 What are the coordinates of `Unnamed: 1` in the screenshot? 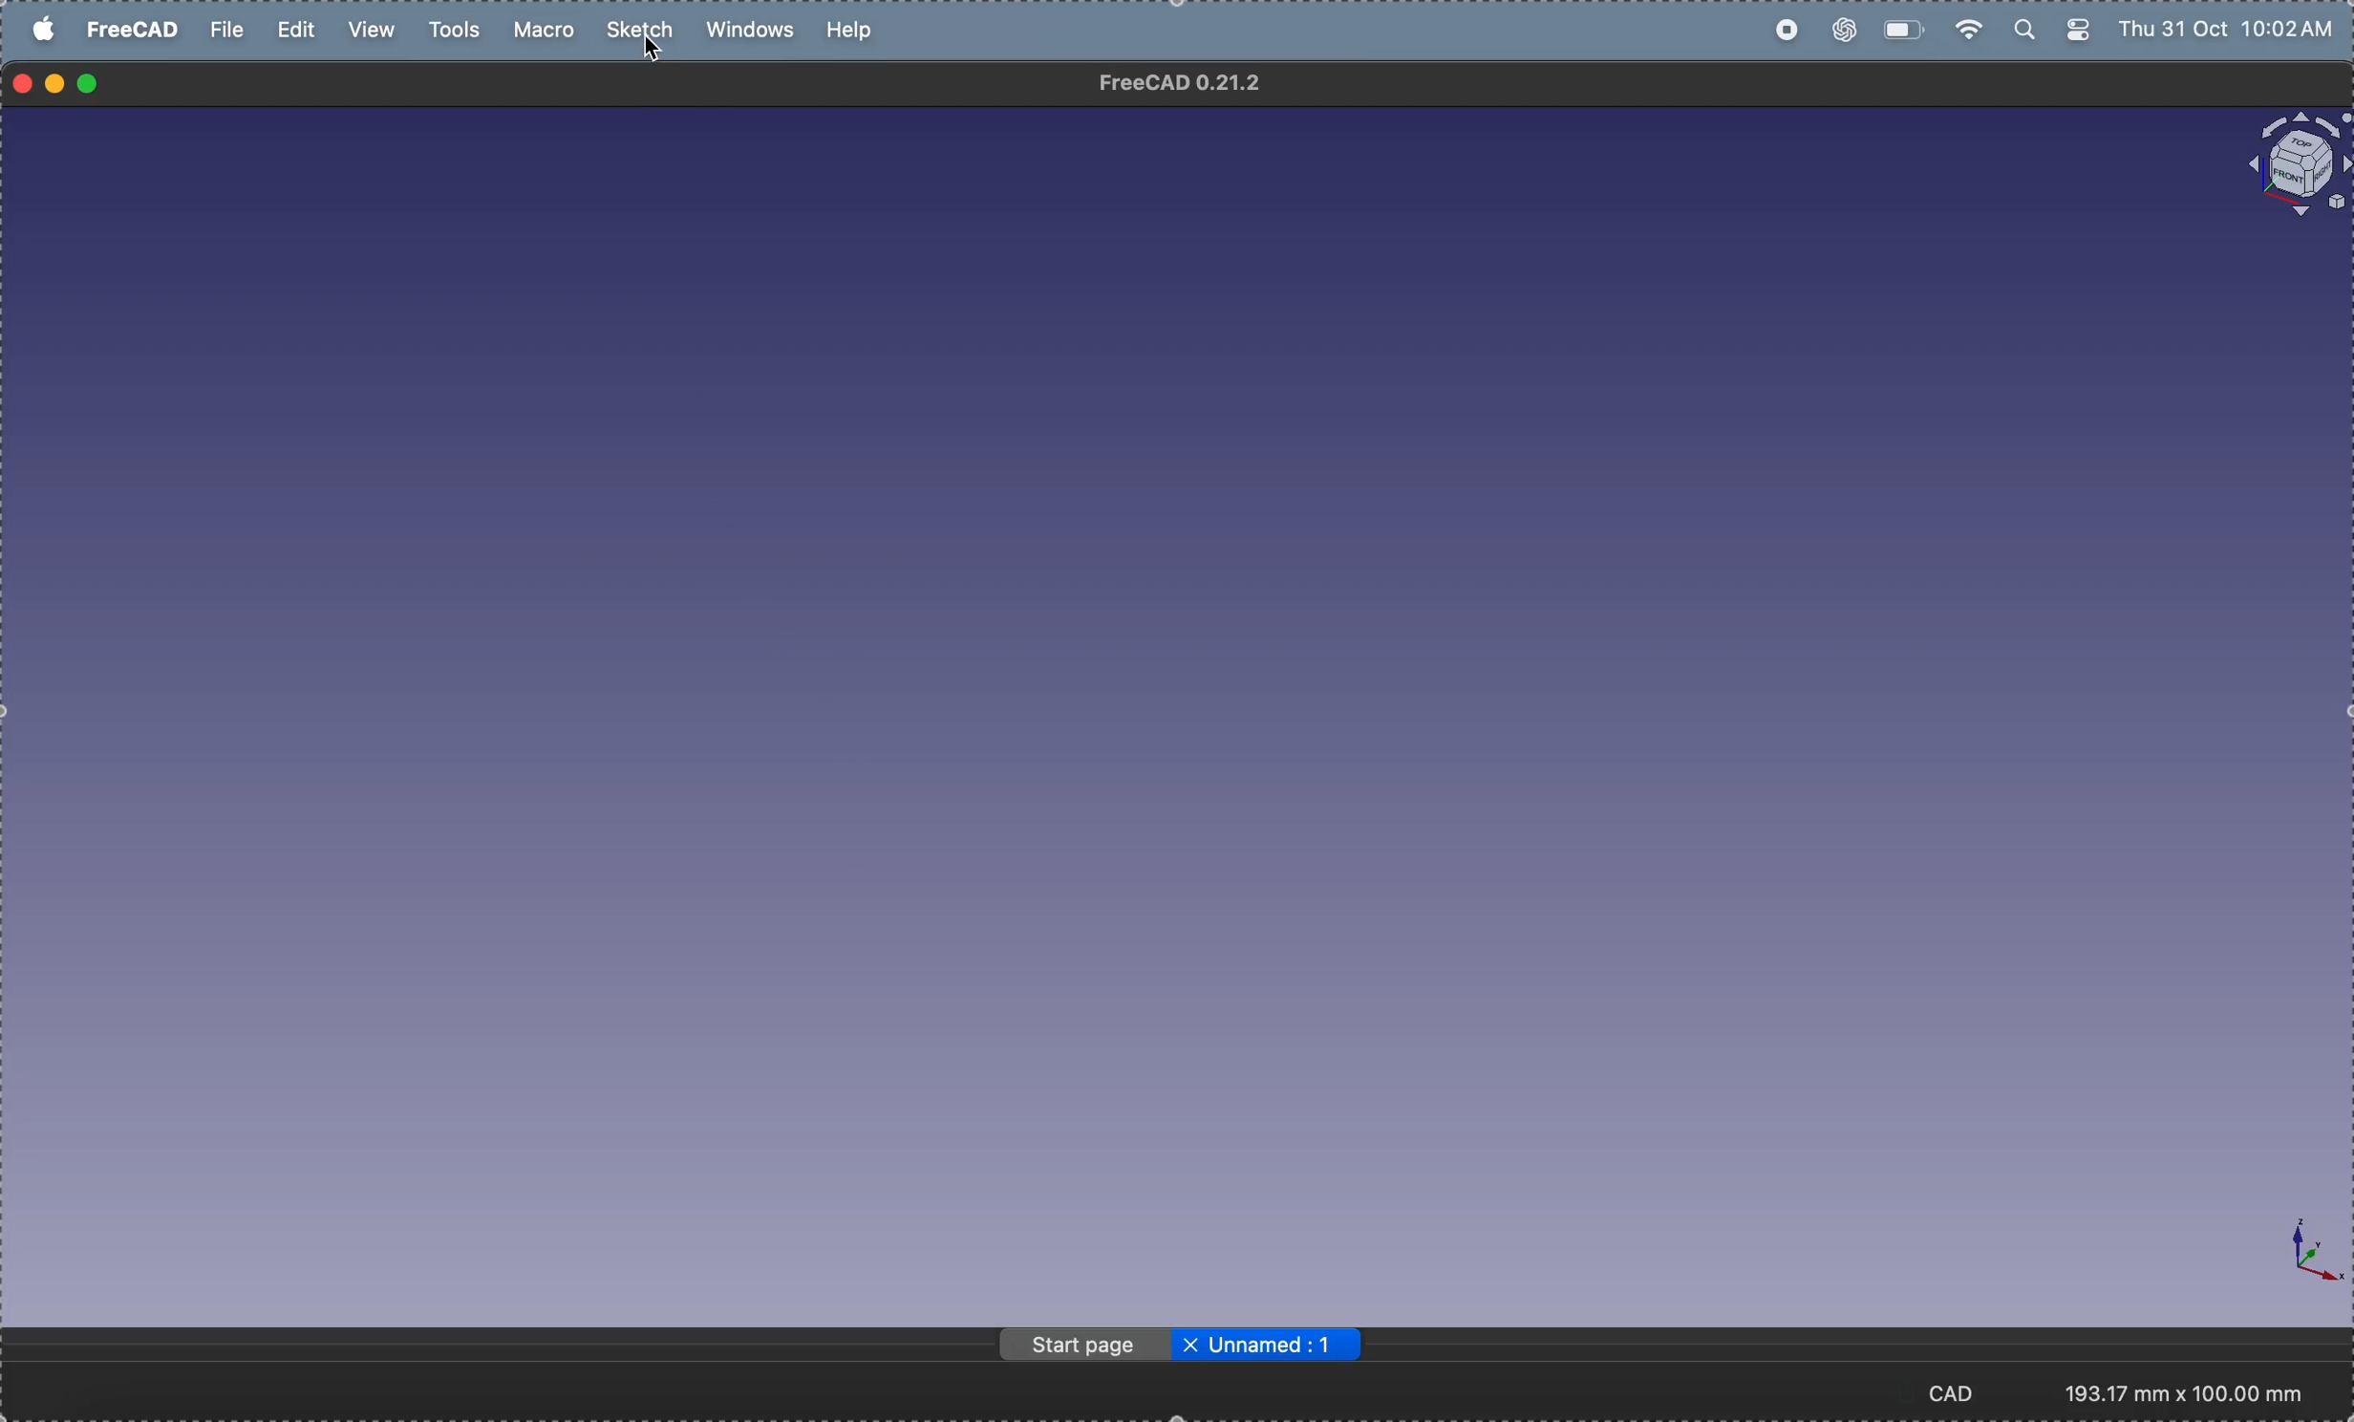 It's located at (1280, 1345).